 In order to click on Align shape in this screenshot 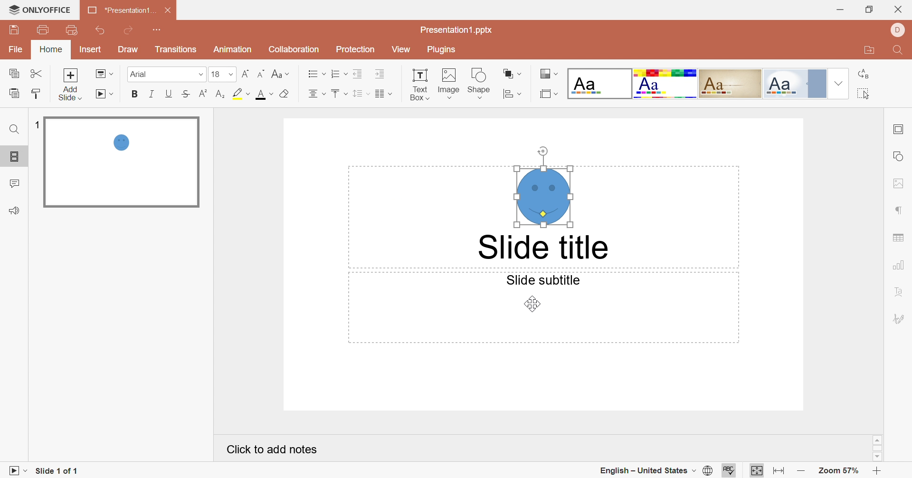, I will do `click(514, 94)`.